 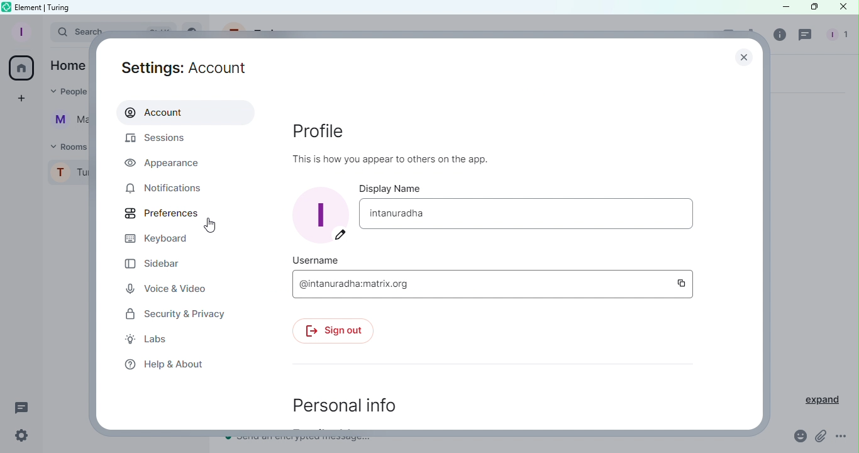 I want to click on Voice and video, so click(x=167, y=288).